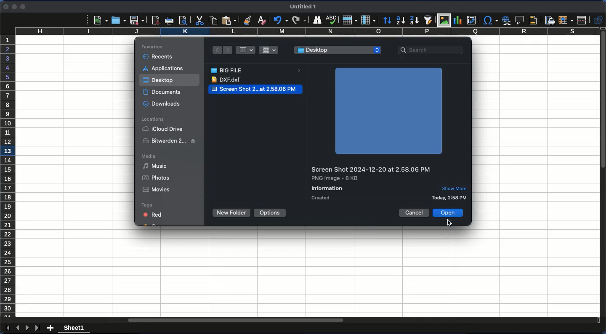 This screenshot has width=606, height=334. What do you see at coordinates (451, 222) in the screenshot?
I see `click` at bounding box center [451, 222].